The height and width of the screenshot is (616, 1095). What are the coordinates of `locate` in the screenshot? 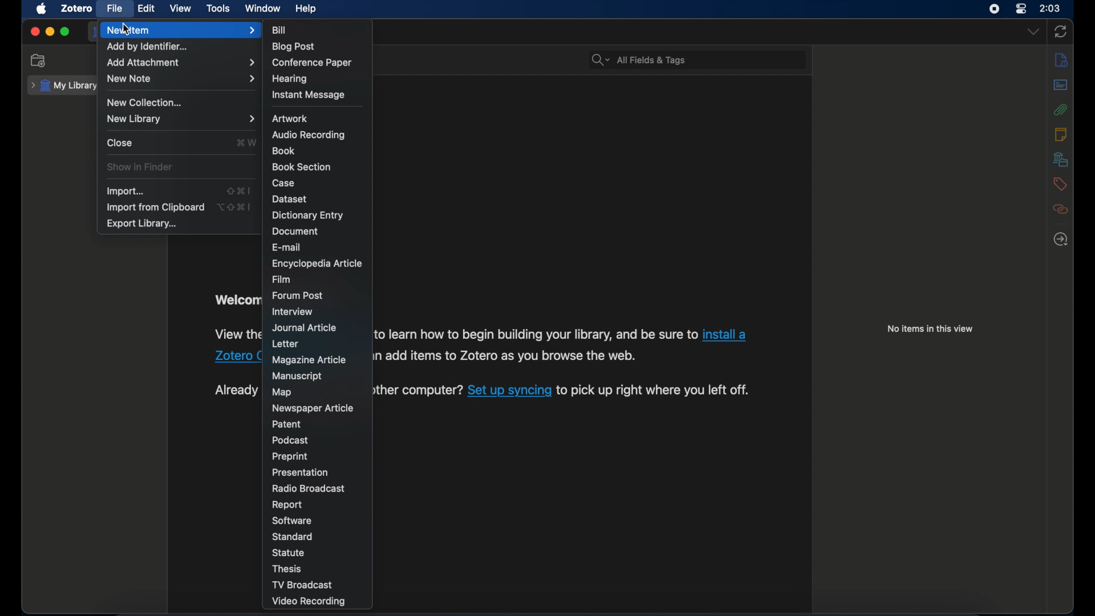 It's located at (1060, 239).